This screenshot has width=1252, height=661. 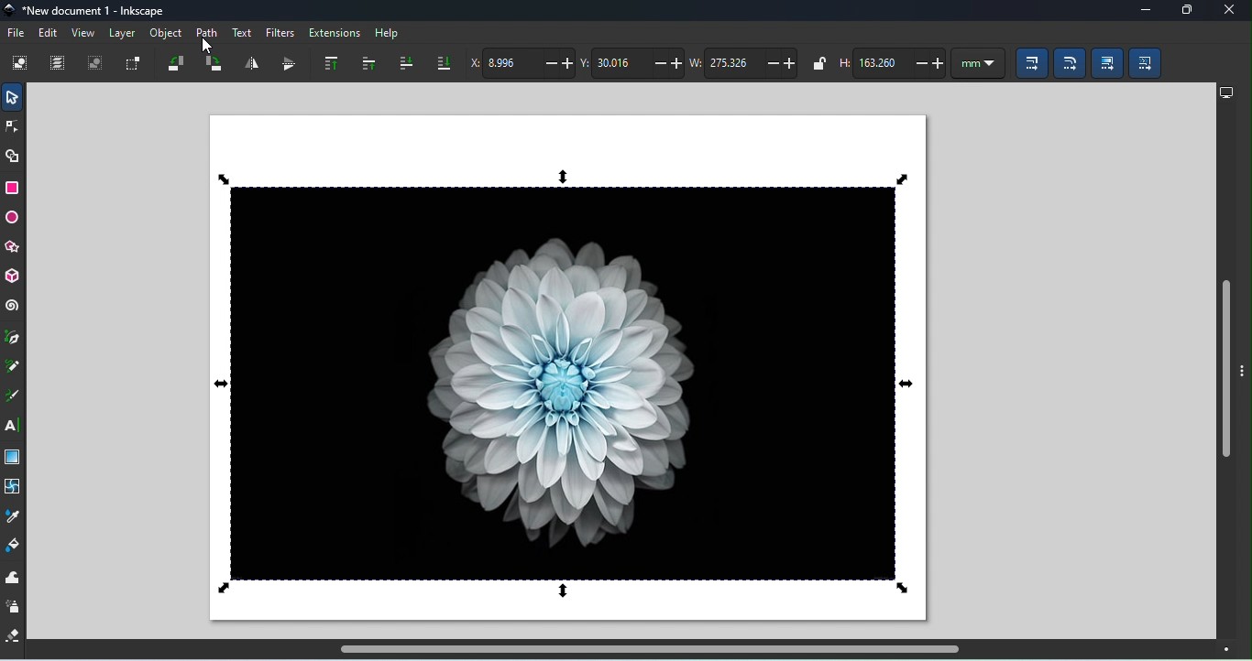 I want to click on Width of the selection, so click(x=747, y=64).